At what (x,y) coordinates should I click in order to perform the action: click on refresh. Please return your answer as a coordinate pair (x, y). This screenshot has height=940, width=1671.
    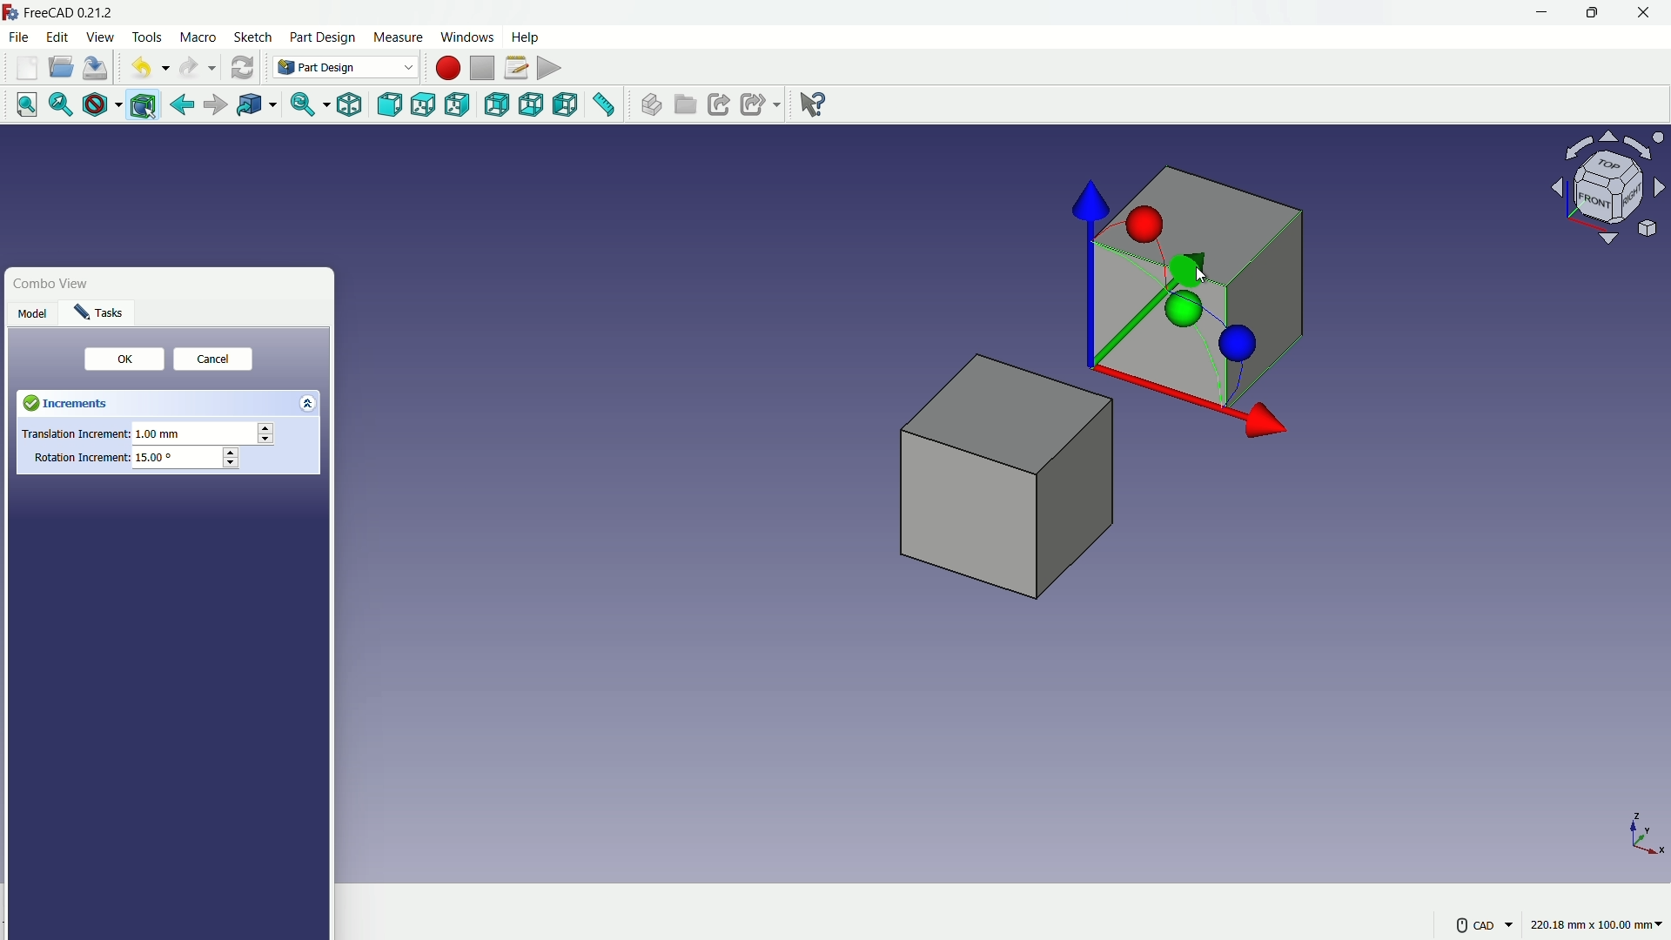
    Looking at the image, I should click on (242, 66).